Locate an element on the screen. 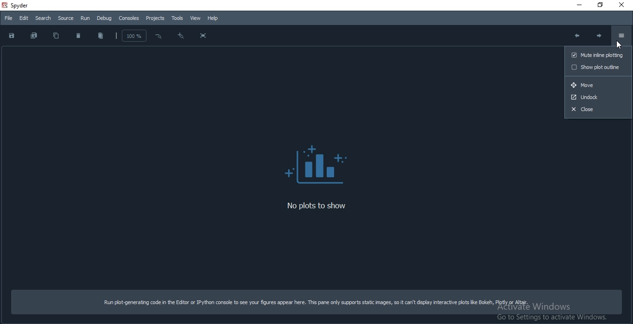  move is located at coordinates (598, 85).